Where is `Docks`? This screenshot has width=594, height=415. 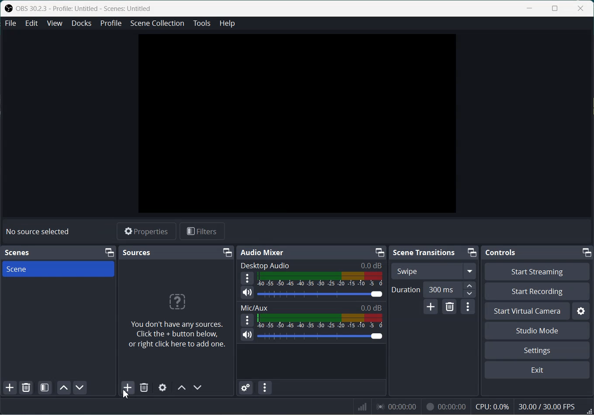 Docks is located at coordinates (82, 23).